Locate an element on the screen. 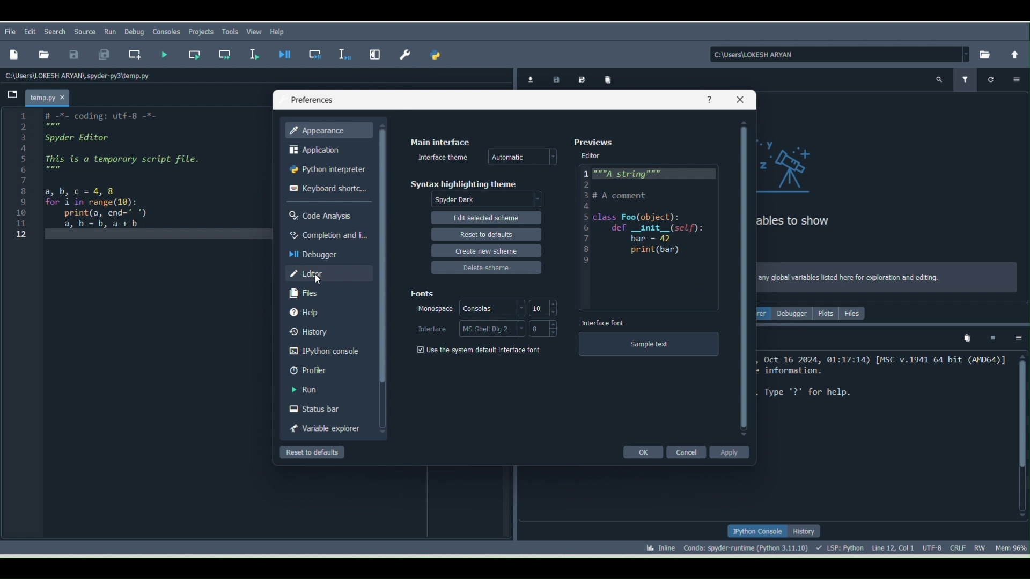  Size is located at coordinates (544, 328).